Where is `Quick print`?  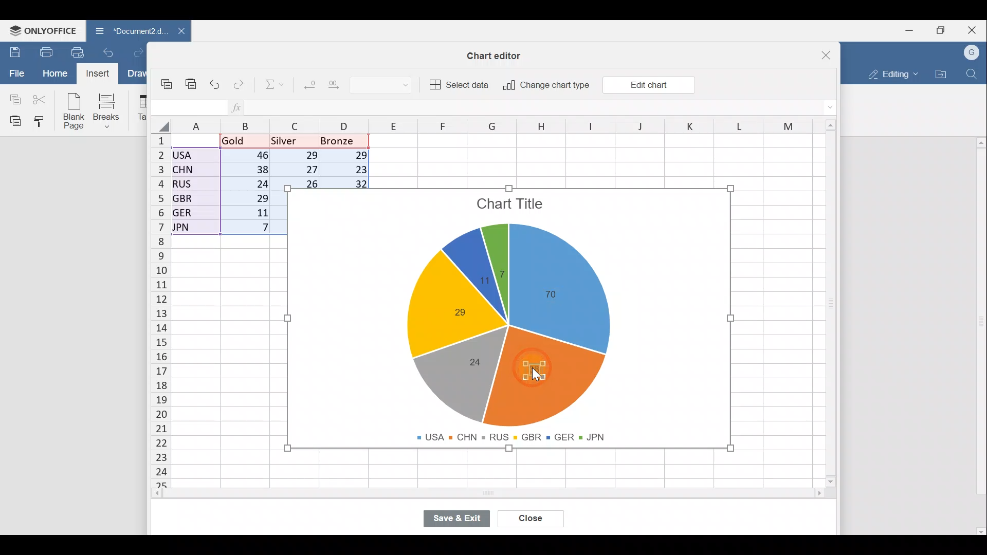 Quick print is located at coordinates (81, 50).